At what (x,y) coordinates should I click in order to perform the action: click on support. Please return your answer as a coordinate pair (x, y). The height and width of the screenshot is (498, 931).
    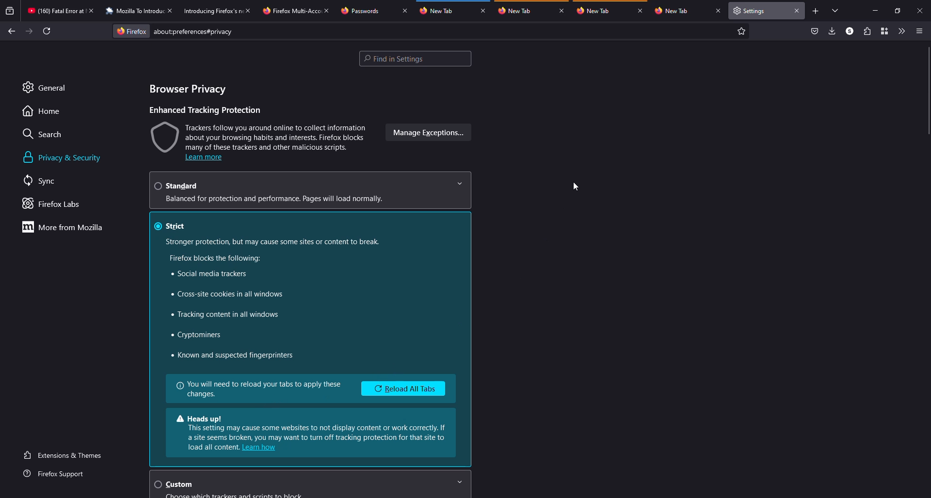
    Looking at the image, I should click on (59, 475).